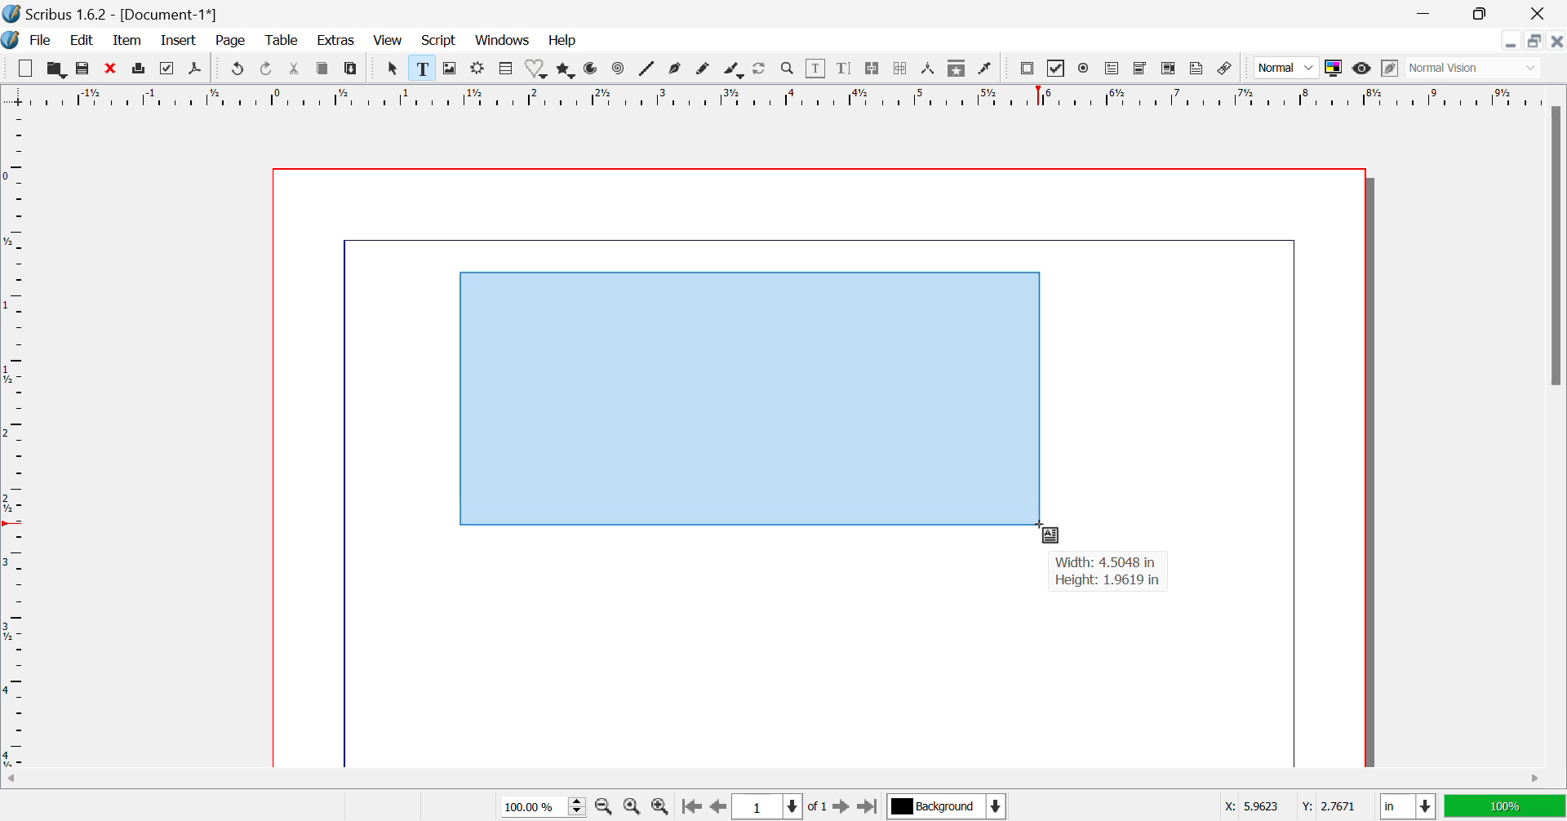  What do you see at coordinates (846, 70) in the screenshot?
I see `Edit Text with Story Editor` at bounding box center [846, 70].